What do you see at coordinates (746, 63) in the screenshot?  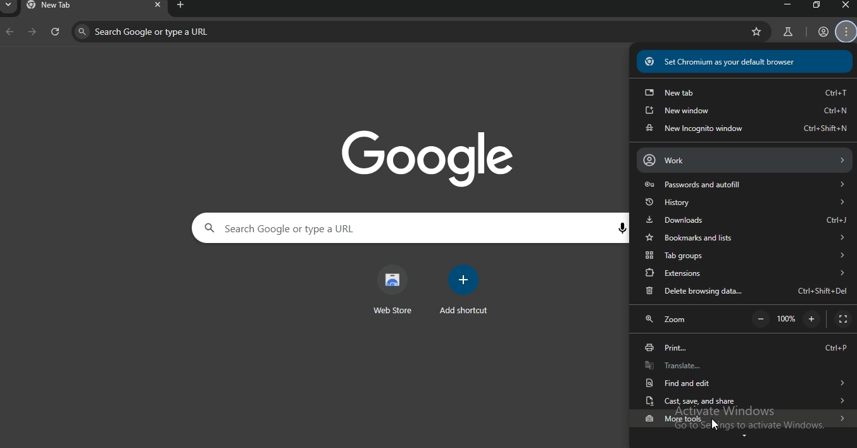 I see `set chromium as your default browser` at bounding box center [746, 63].